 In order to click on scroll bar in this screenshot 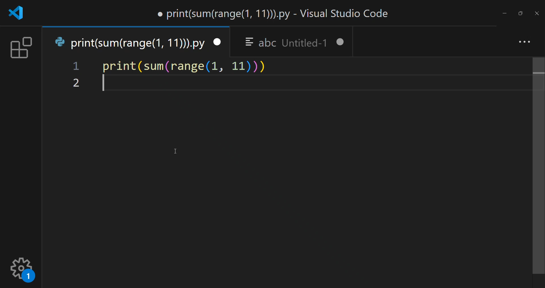, I will do `click(536, 164)`.